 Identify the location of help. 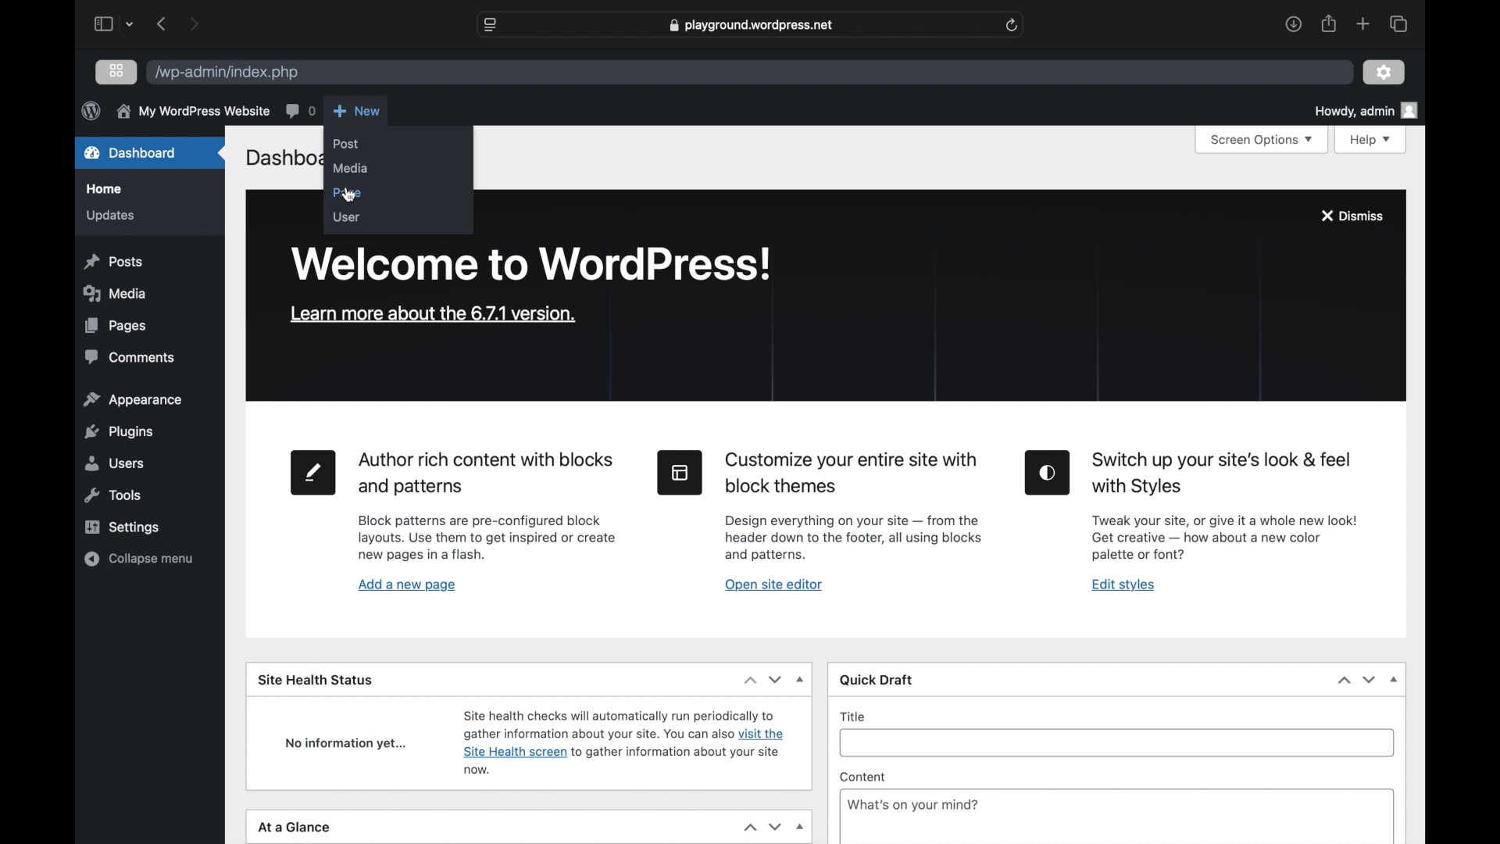
(1371, 140).